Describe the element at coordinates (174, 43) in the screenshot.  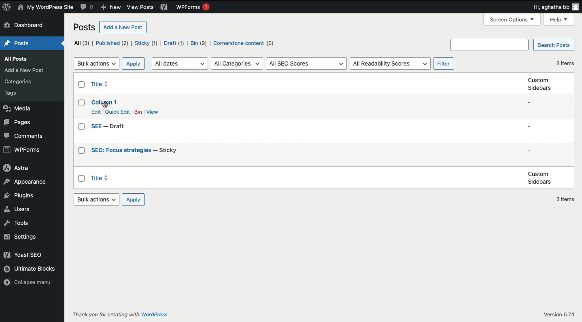
I see `Draft` at that location.